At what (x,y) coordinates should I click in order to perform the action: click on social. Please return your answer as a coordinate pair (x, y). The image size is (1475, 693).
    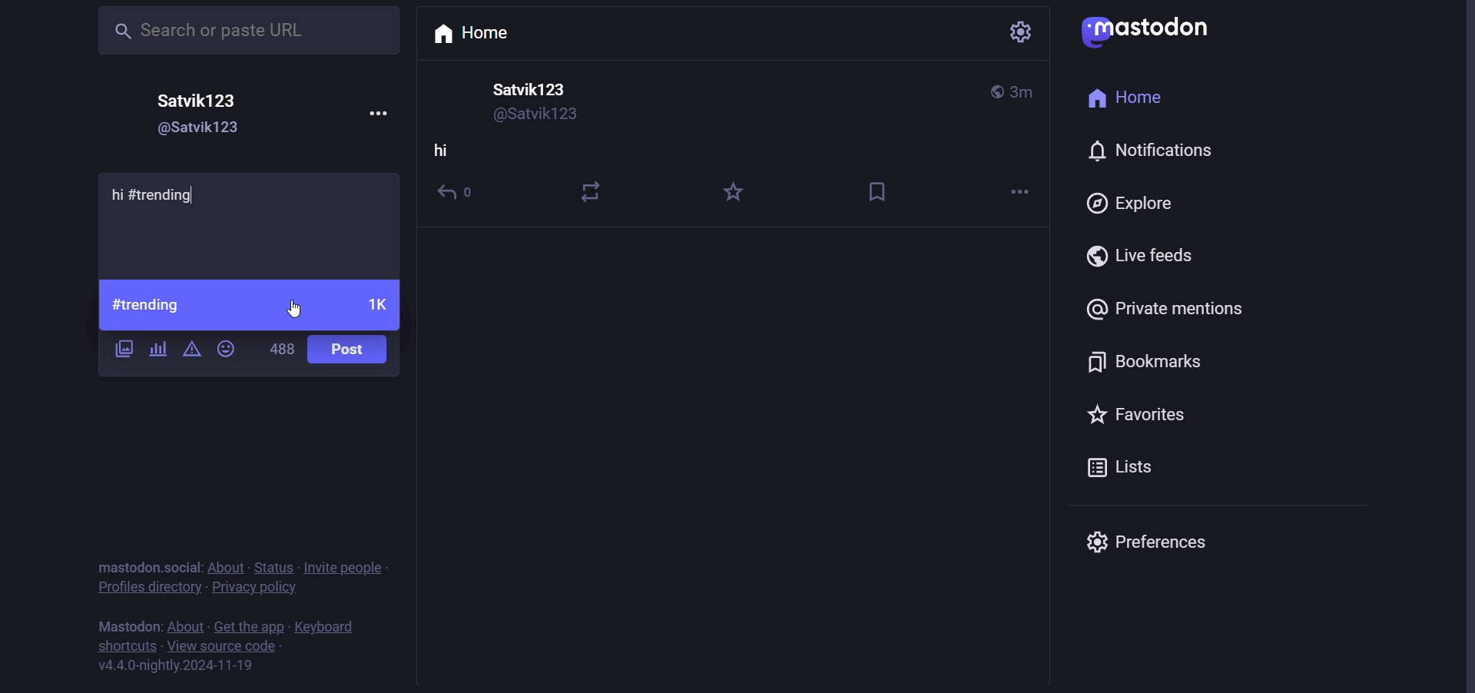
    Looking at the image, I should click on (184, 565).